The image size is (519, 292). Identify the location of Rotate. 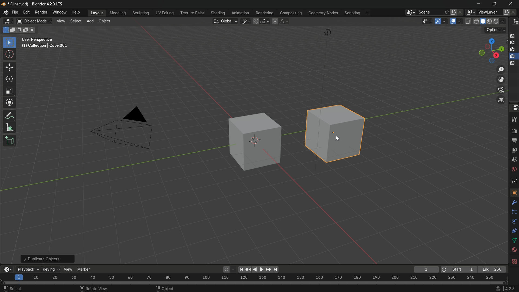
(239, 288).